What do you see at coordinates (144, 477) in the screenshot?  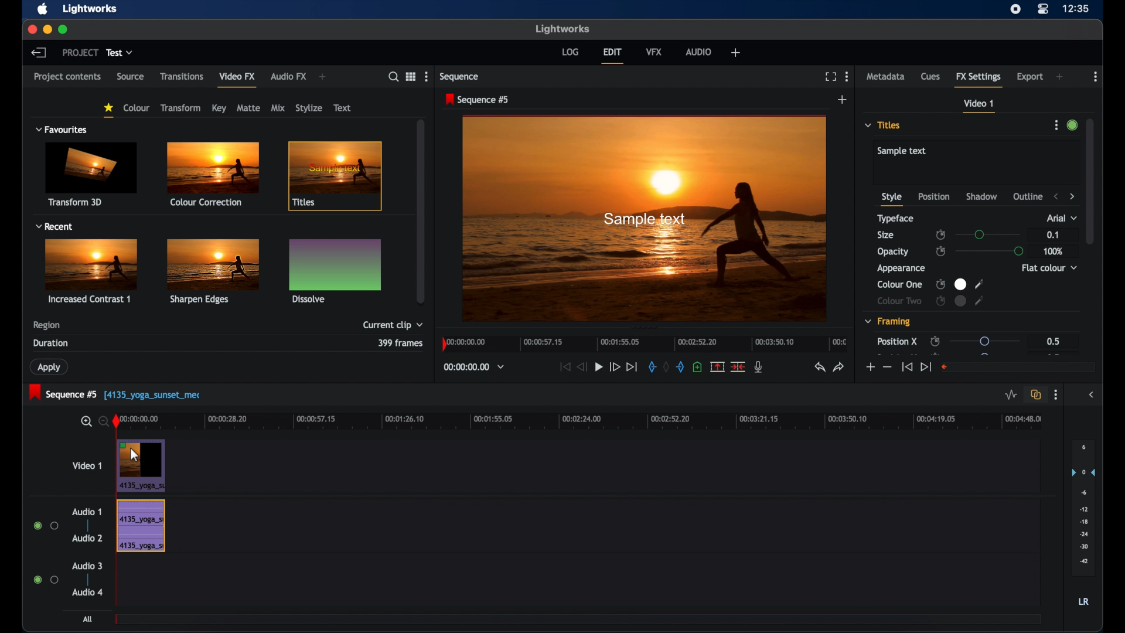 I see `video clip` at bounding box center [144, 477].